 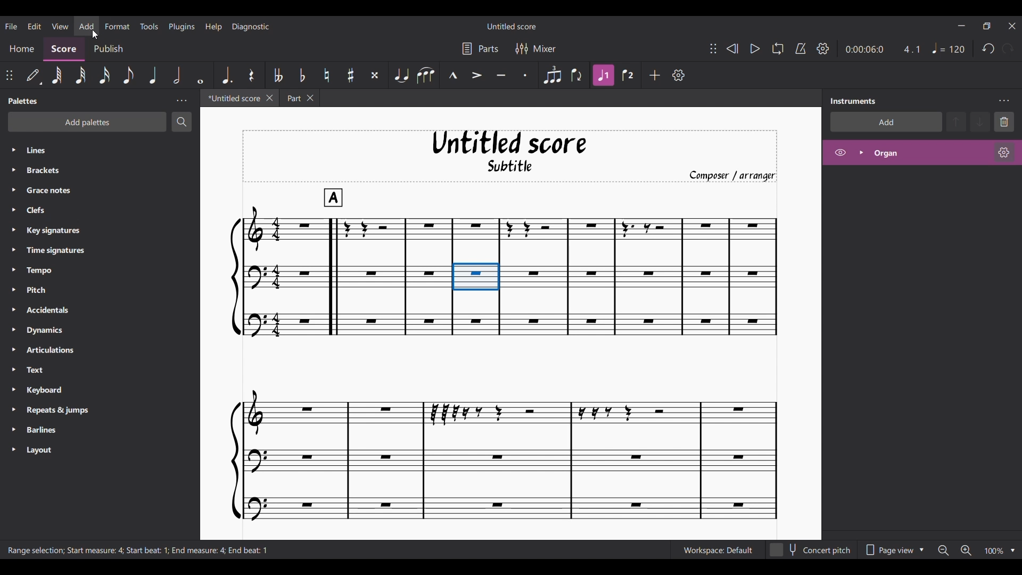 I want to click on Current zoom factor, so click(x=995, y=551).